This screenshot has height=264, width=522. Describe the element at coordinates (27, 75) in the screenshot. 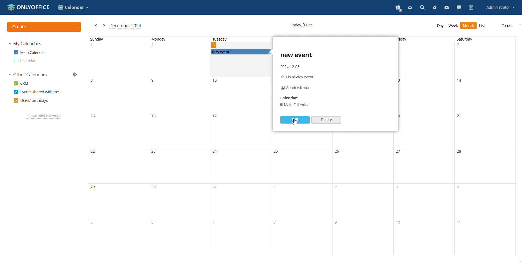

I see `other calendars` at that location.